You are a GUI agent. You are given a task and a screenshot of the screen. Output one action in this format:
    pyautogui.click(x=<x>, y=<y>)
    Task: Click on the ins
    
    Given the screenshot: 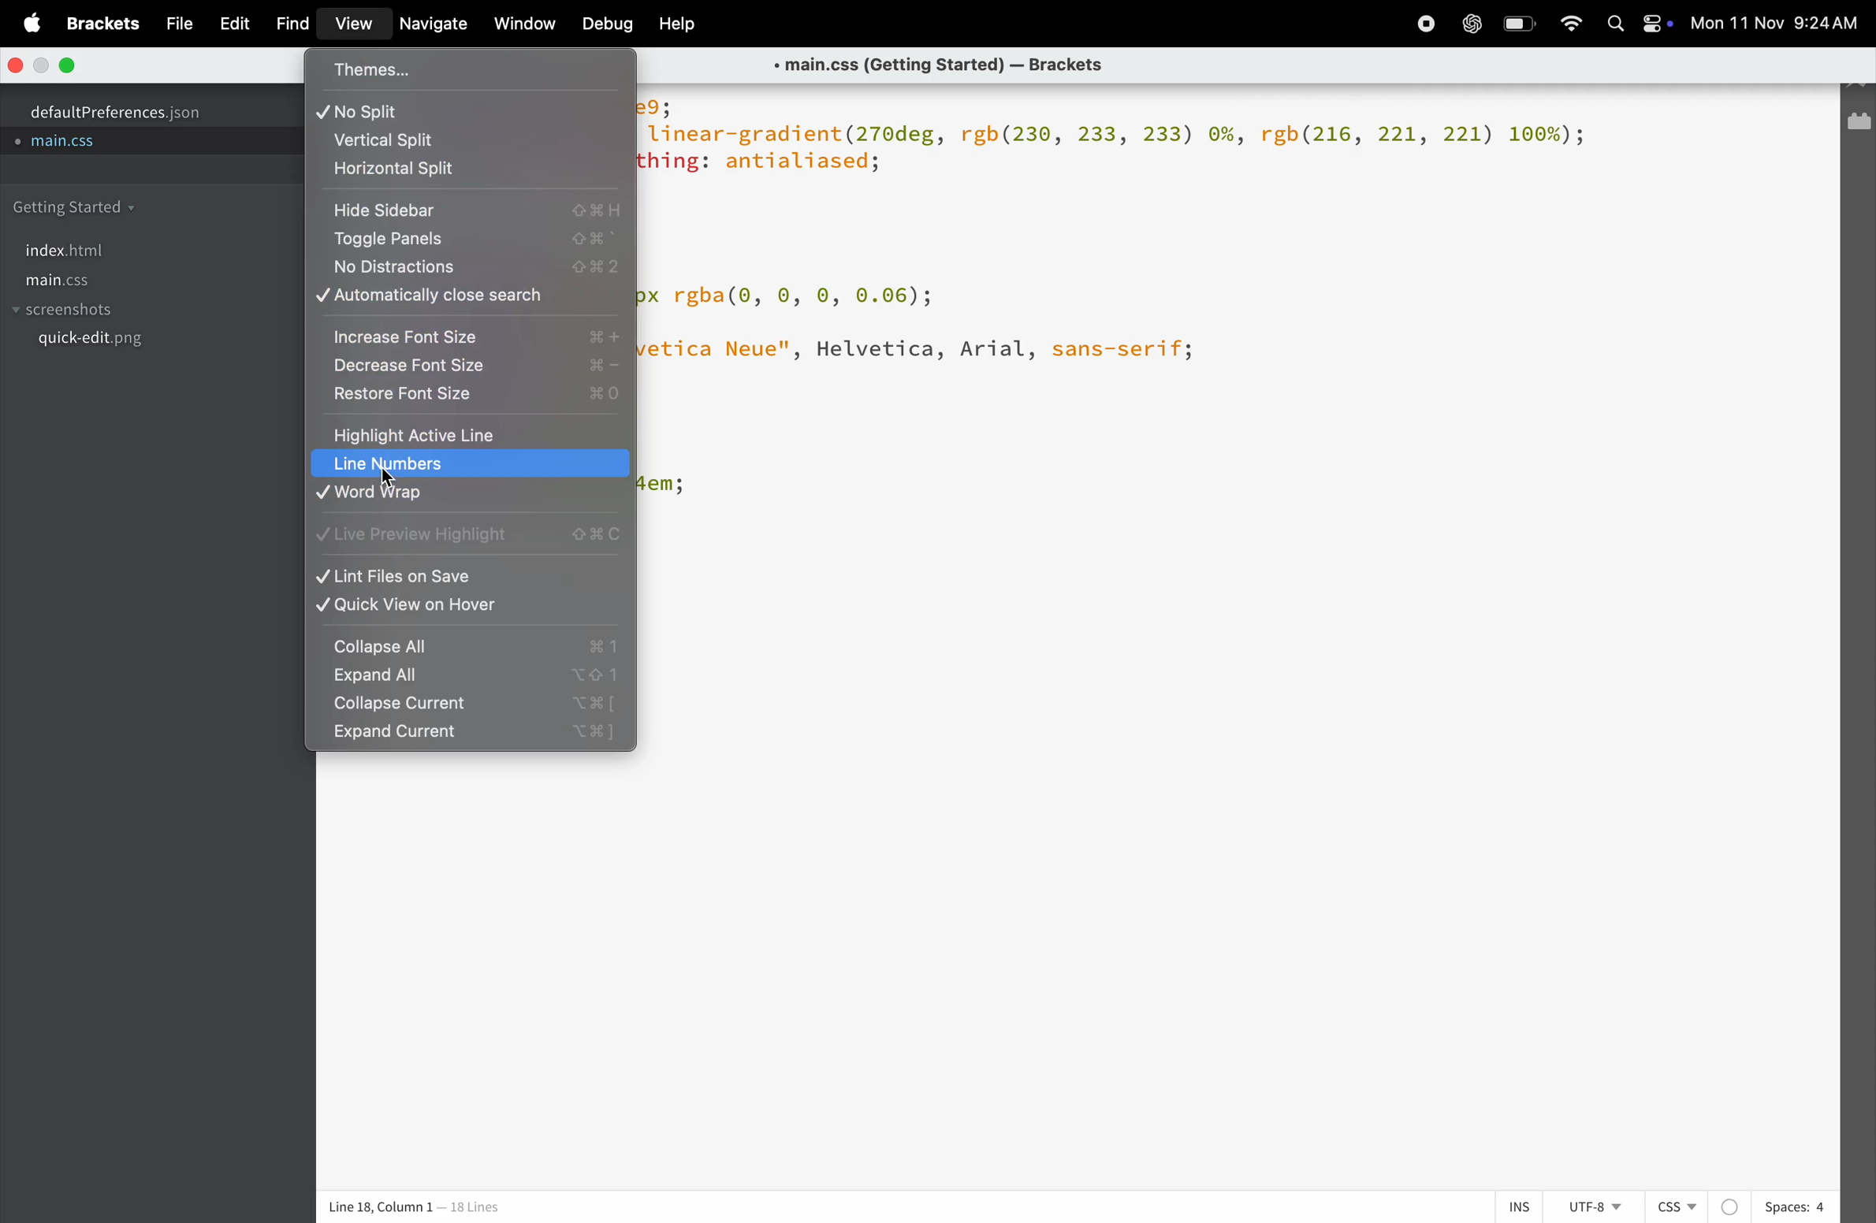 What is the action you would take?
    pyautogui.click(x=1513, y=1206)
    